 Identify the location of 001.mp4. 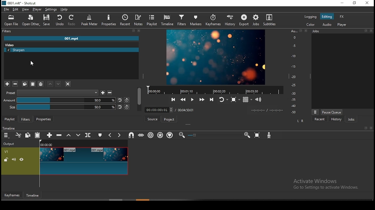
(72, 38).